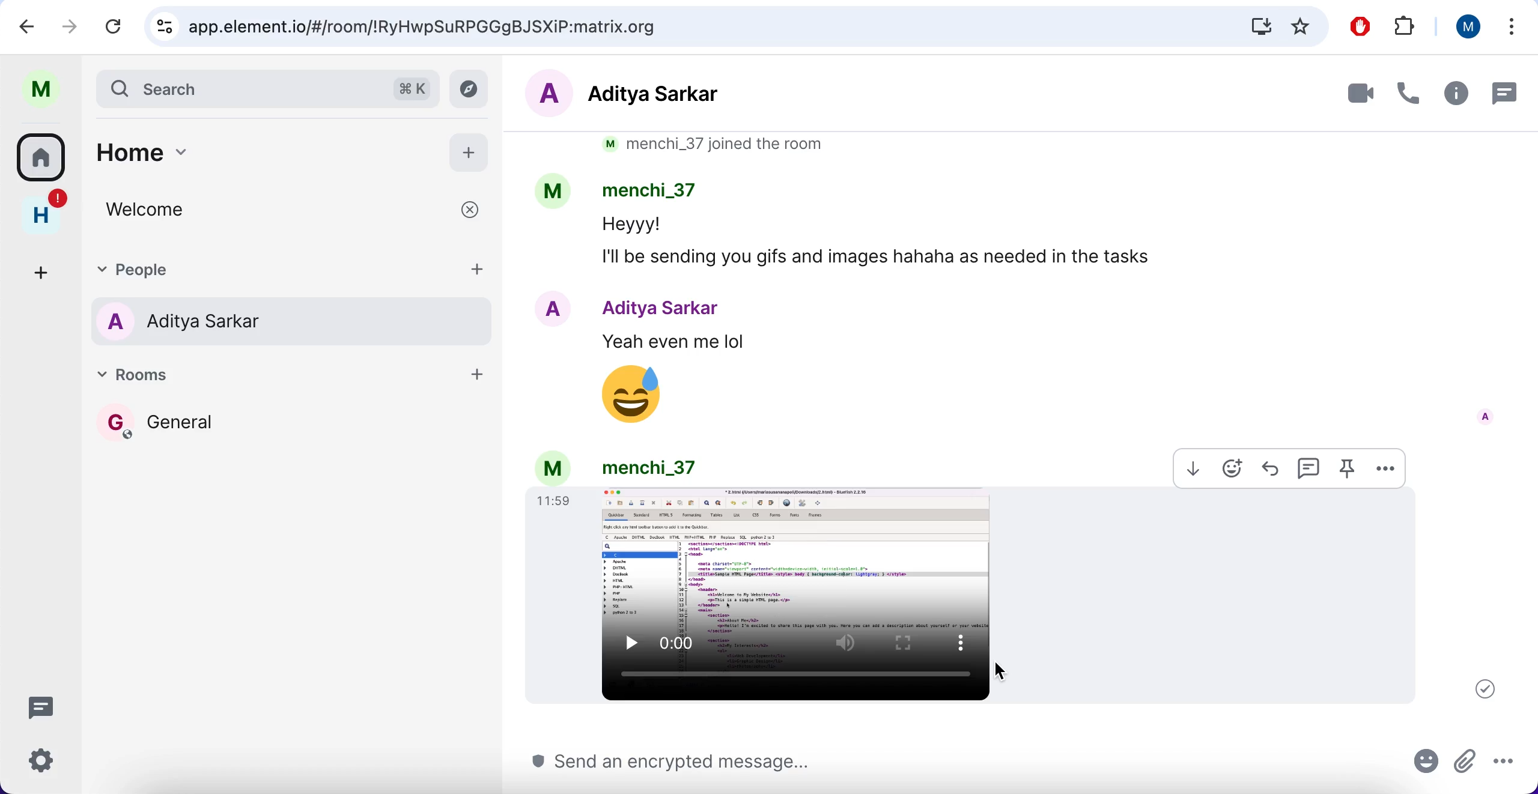 This screenshot has height=794, width=1538. Describe the element at coordinates (663, 308) in the screenshot. I see `Aditya Sarkar` at that location.